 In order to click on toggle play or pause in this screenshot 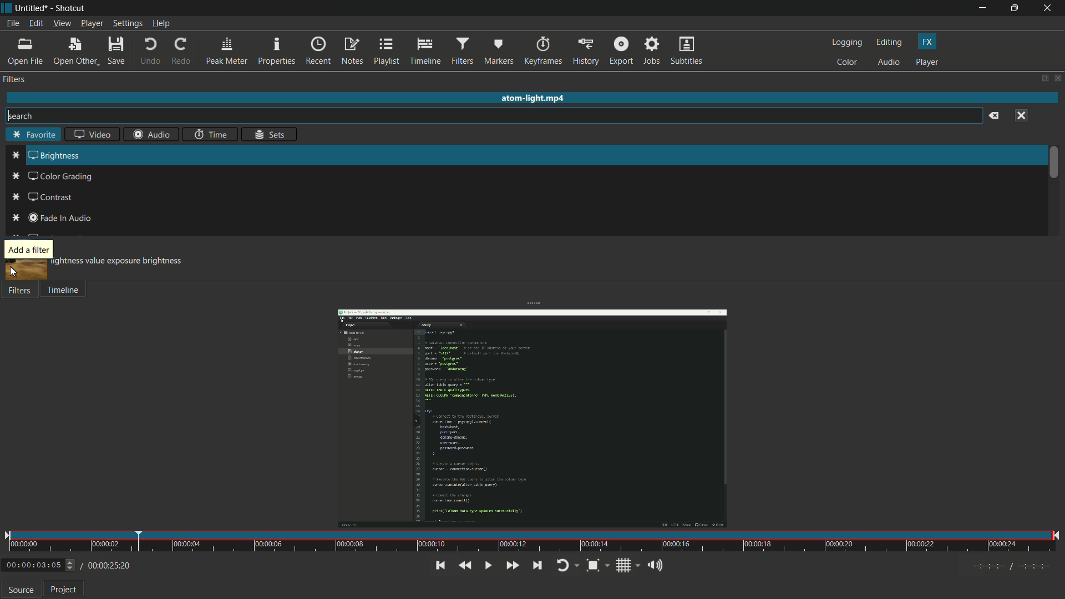, I will do `click(488, 565)`.